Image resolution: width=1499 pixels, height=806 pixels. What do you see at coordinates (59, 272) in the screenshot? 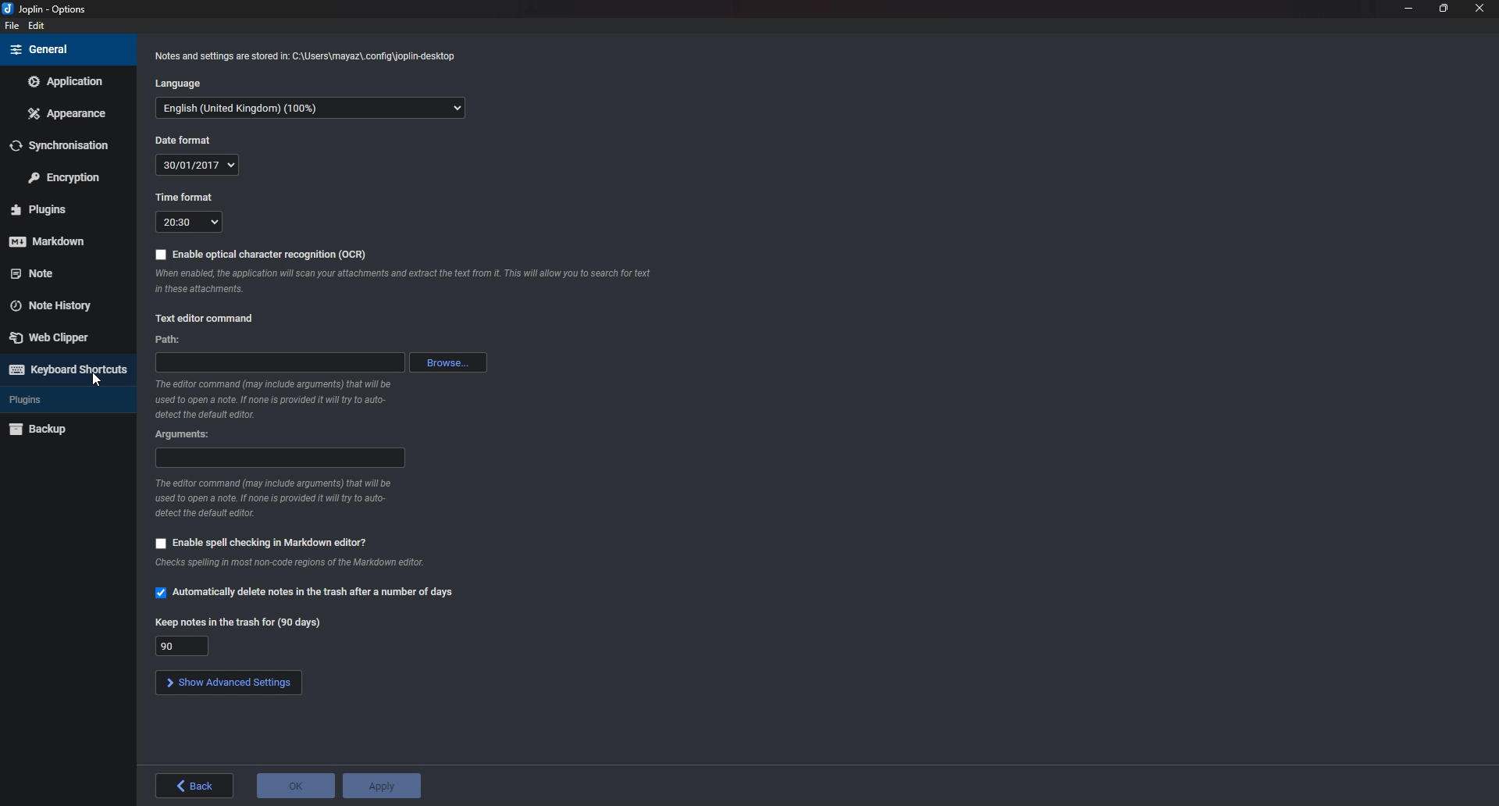
I see `note` at bounding box center [59, 272].